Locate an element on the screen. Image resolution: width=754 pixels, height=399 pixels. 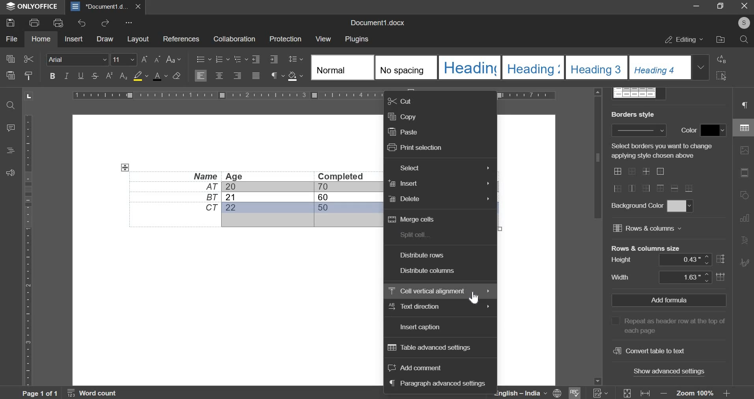
font is located at coordinates (77, 59).